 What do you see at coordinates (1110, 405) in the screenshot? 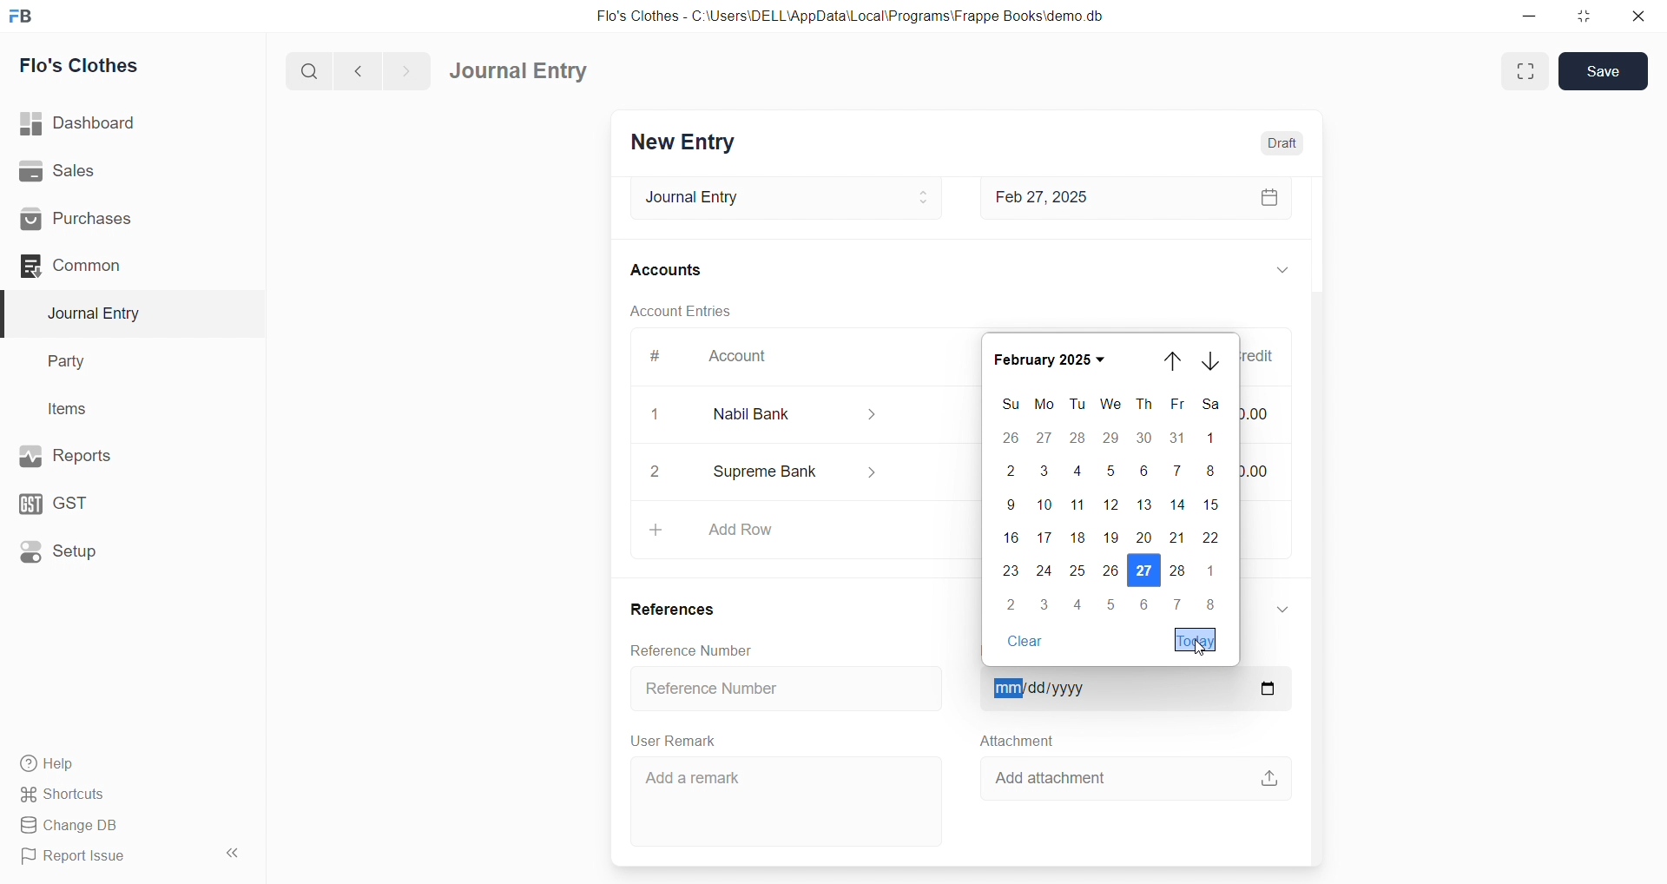
I see `WE` at bounding box center [1110, 405].